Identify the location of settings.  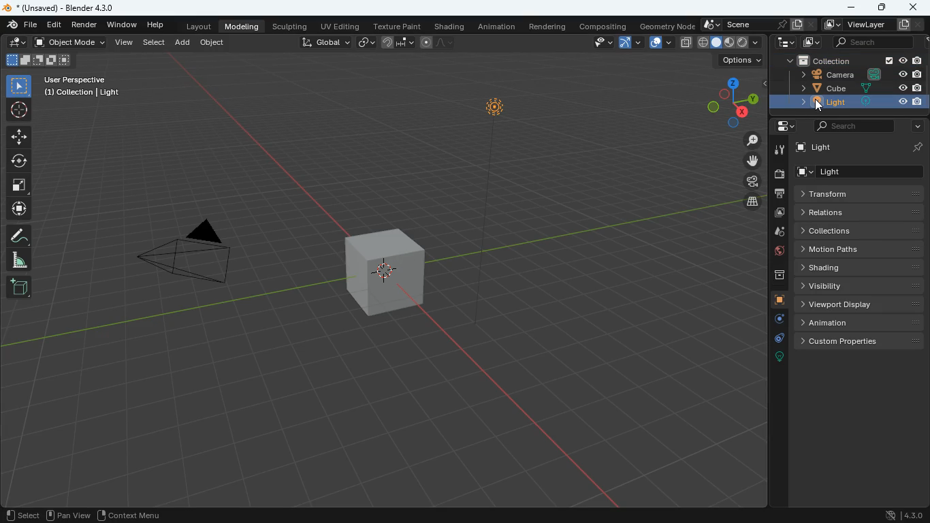
(785, 126).